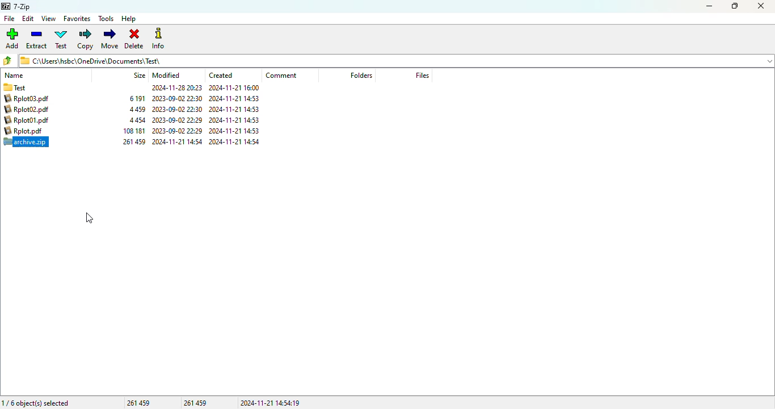  What do you see at coordinates (177, 142) in the screenshot?
I see `2023-09-02 22:30` at bounding box center [177, 142].